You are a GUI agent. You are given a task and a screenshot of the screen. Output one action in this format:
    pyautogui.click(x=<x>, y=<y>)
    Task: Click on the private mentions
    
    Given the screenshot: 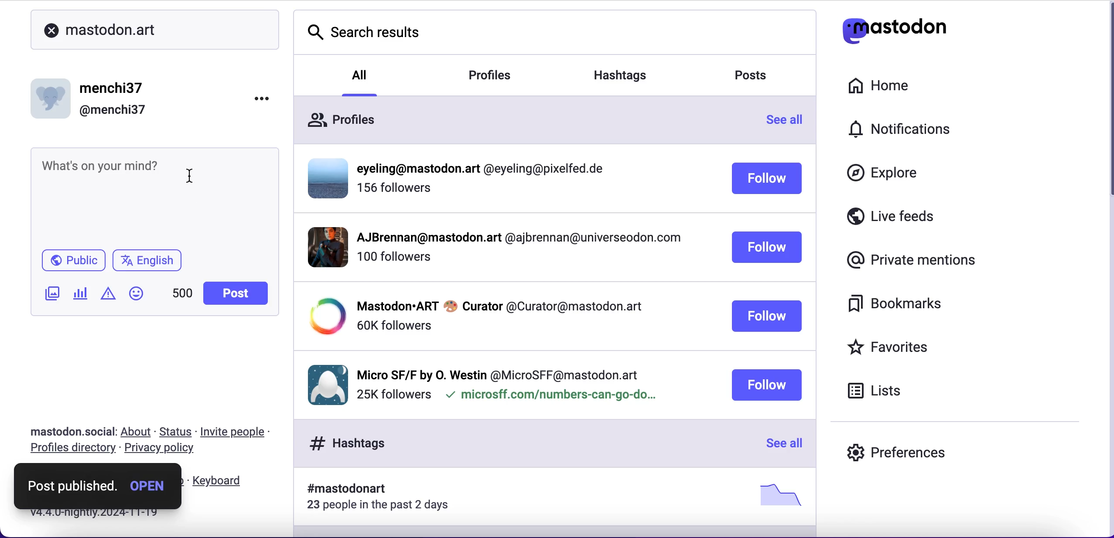 What is the action you would take?
    pyautogui.click(x=908, y=261)
    